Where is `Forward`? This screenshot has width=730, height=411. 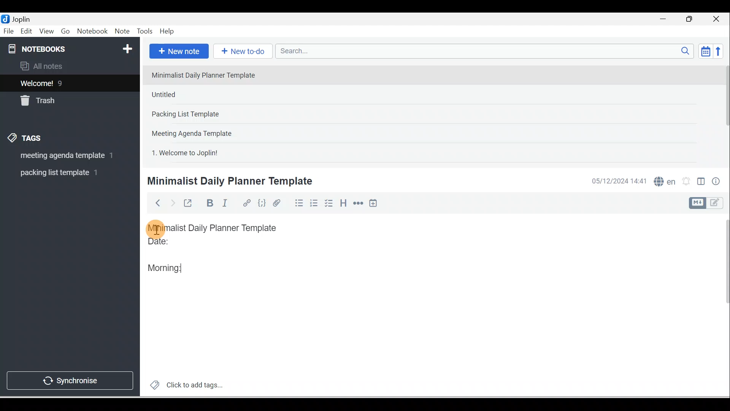 Forward is located at coordinates (172, 202).